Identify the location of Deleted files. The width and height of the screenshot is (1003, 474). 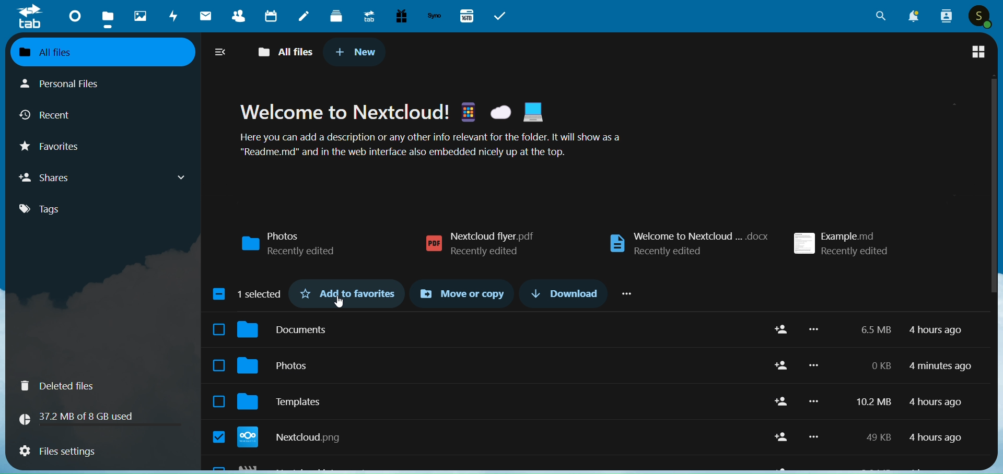
(102, 386).